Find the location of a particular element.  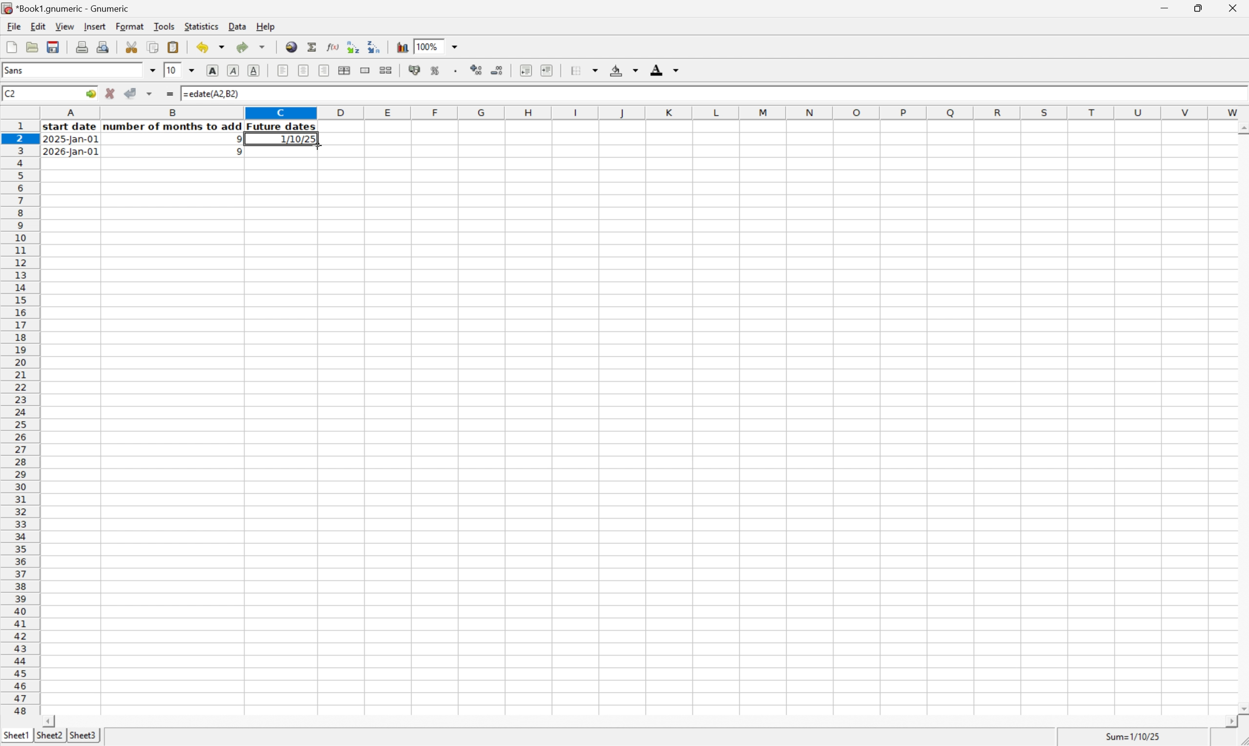

Format the selection as accounting is located at coordinates (413, 70).